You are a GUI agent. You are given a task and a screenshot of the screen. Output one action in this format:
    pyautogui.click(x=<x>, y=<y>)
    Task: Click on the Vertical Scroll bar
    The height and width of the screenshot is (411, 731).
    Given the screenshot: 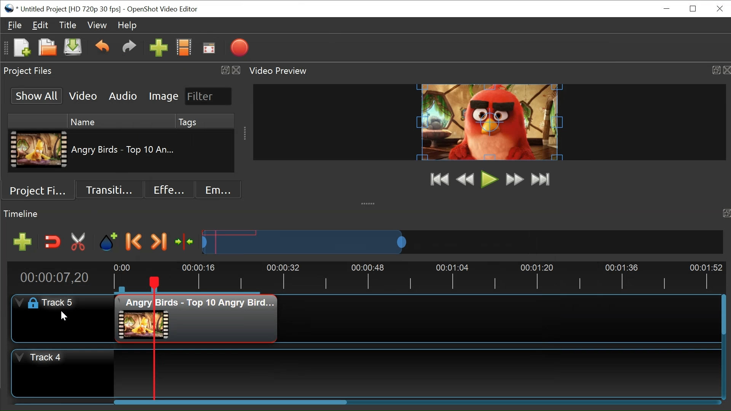 What is the action you would take?
    pyautogui.click(x=723, y=314)
    